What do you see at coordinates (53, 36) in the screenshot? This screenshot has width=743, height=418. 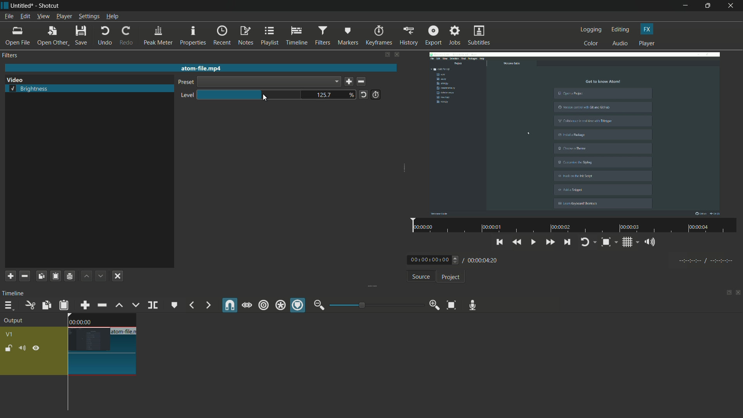 I see `open other` at bounding box center [53, 36].